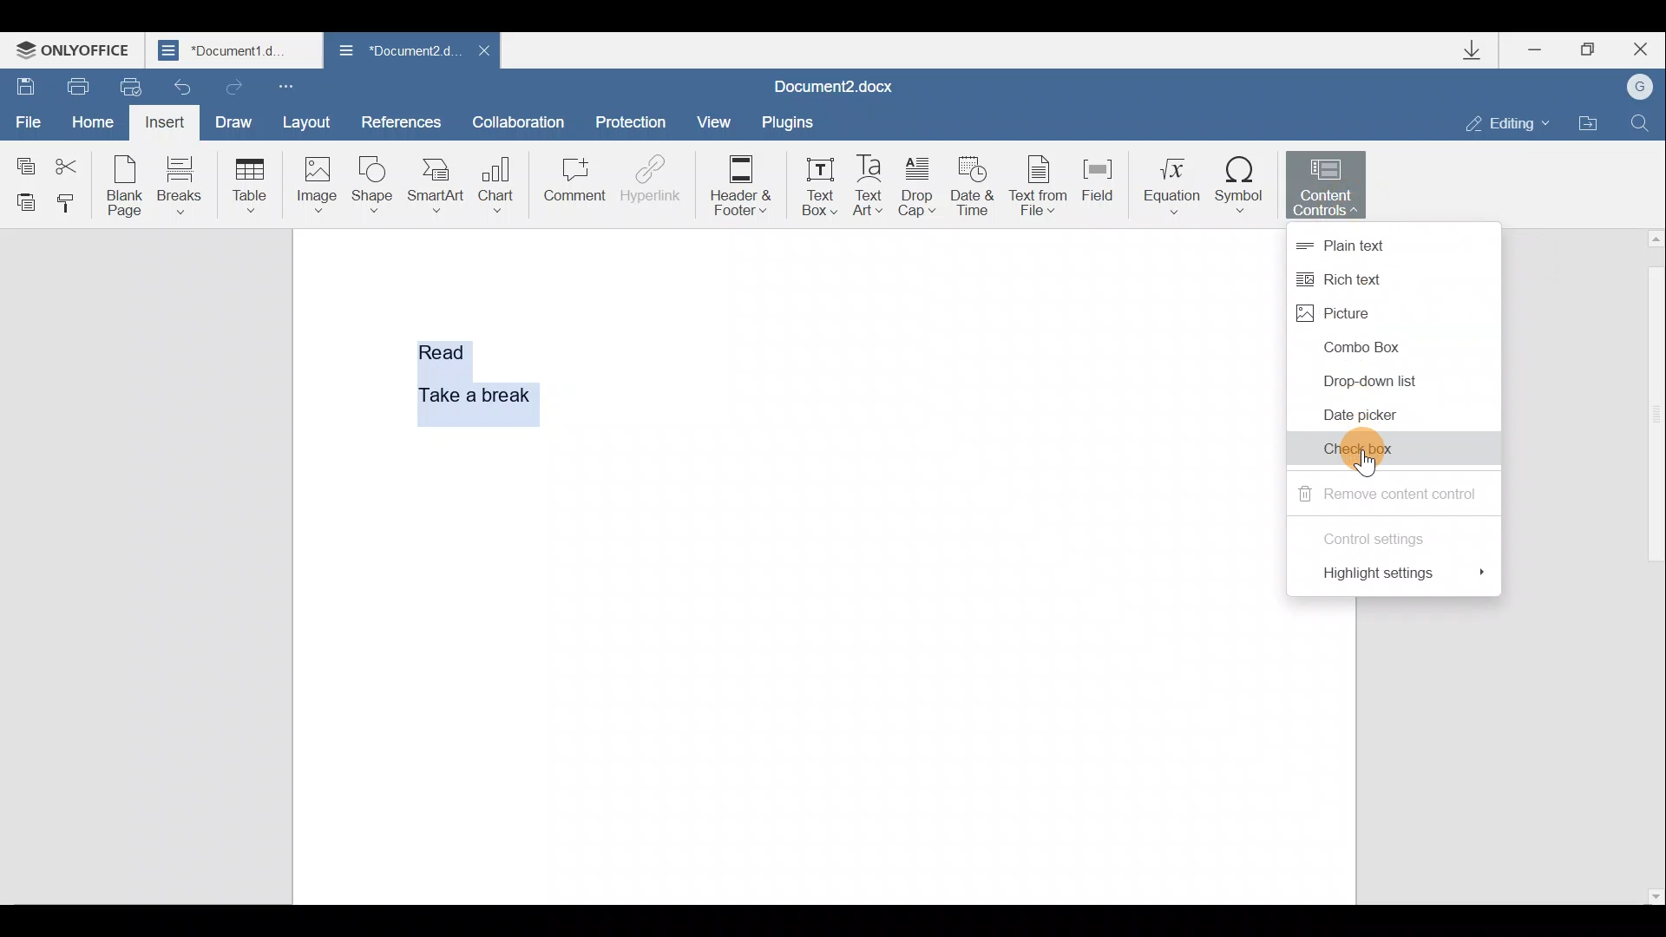 The width and height of the screenshot is (1666, 937). What do you see at coordinates (285, 87) in the screenshot?
I see `Customize quick access toolbar` at bounding box center [285, 87].